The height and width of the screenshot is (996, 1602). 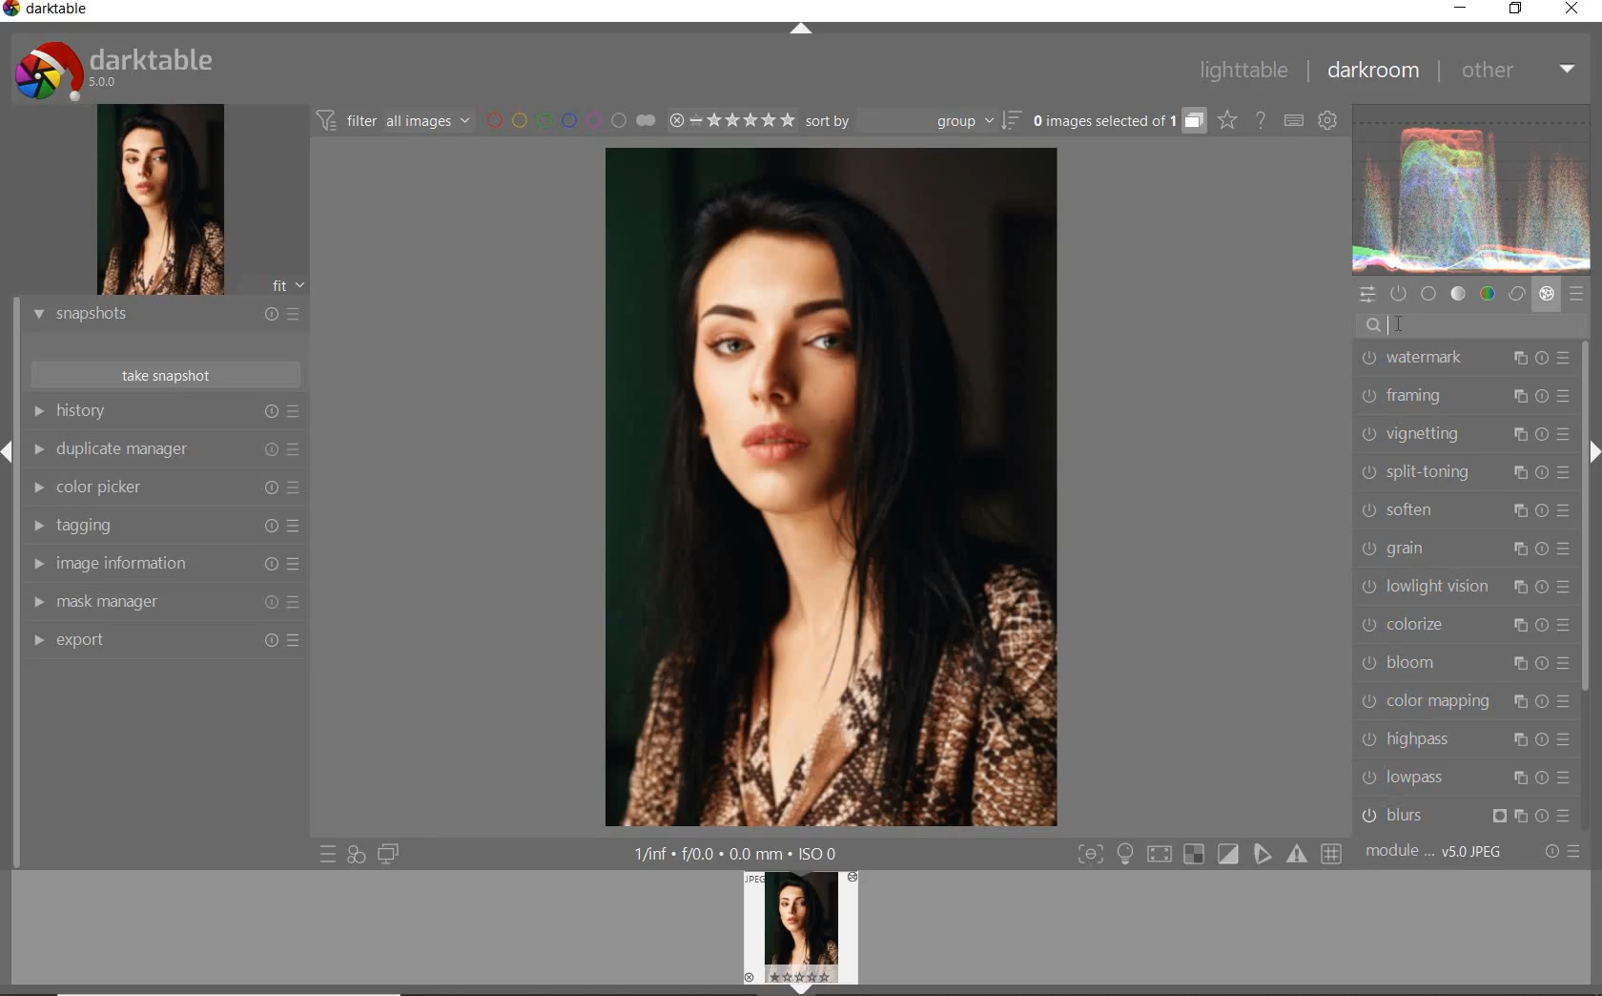 What do you see at coordinates (1429, 292) in the screenshot?
I see `base` at bounding box center [1429, 292].